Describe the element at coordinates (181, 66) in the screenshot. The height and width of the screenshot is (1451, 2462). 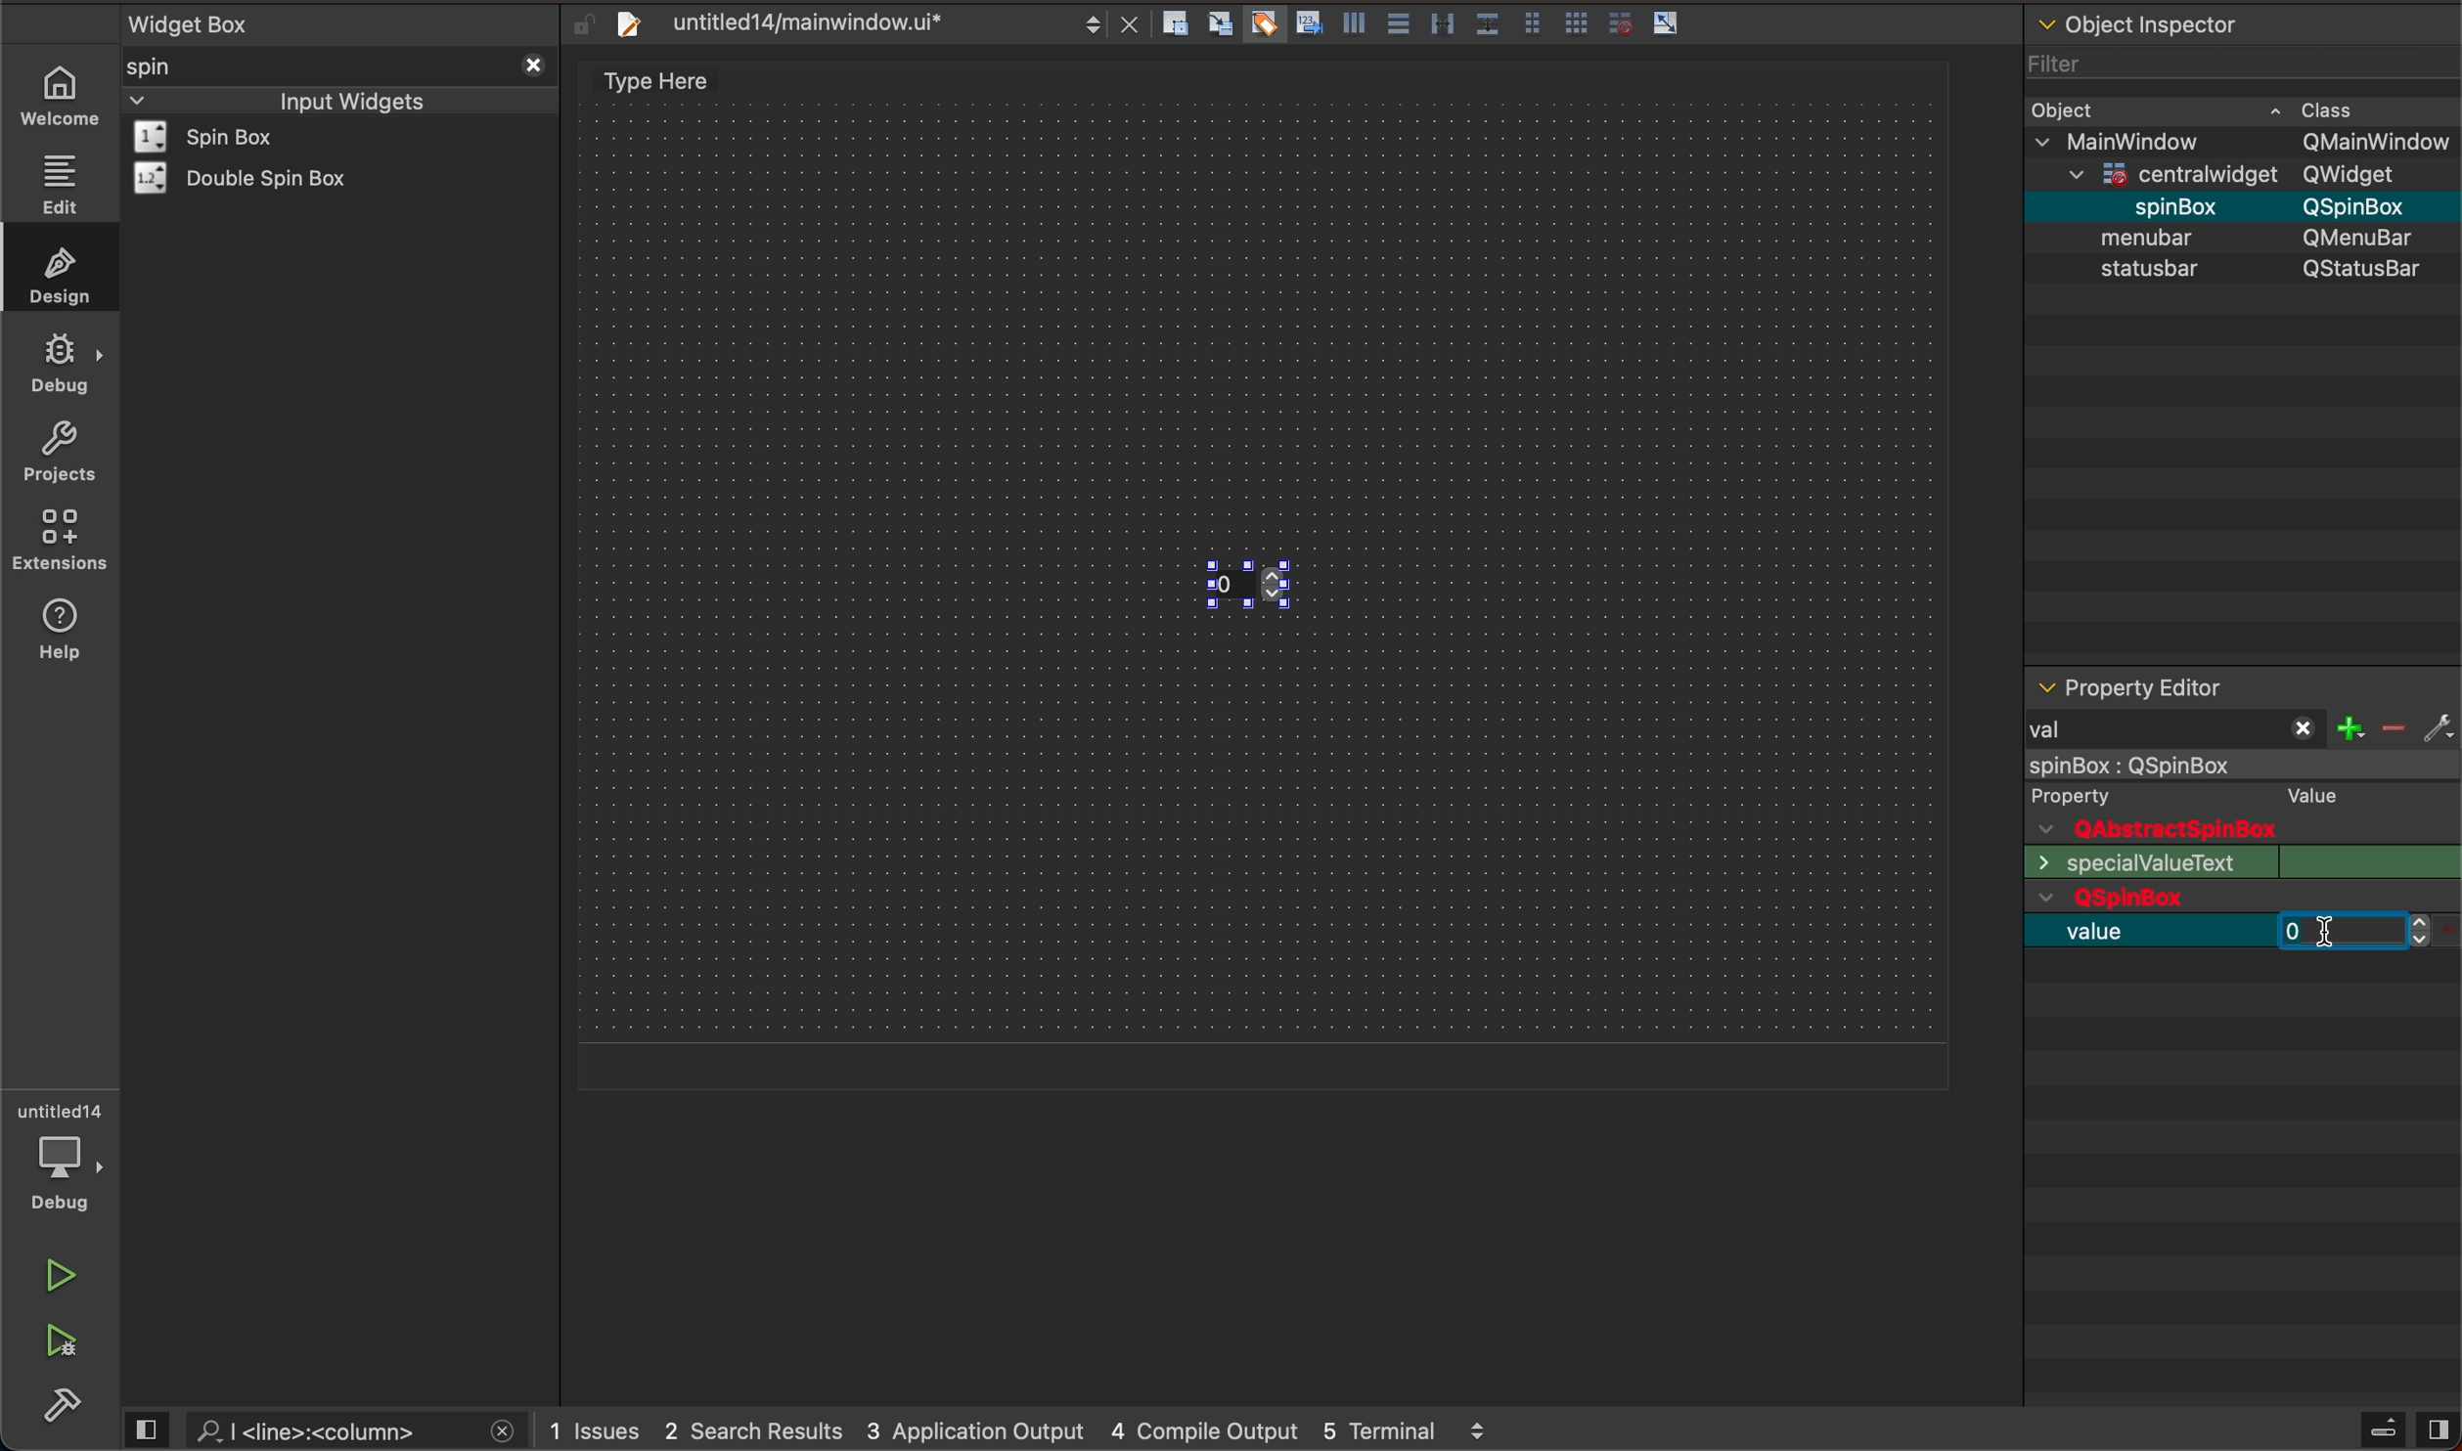
I see `spin` at that location.